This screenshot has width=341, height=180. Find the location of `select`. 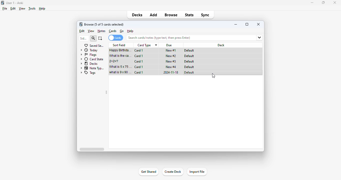

select is located at coordinates (100, 38).